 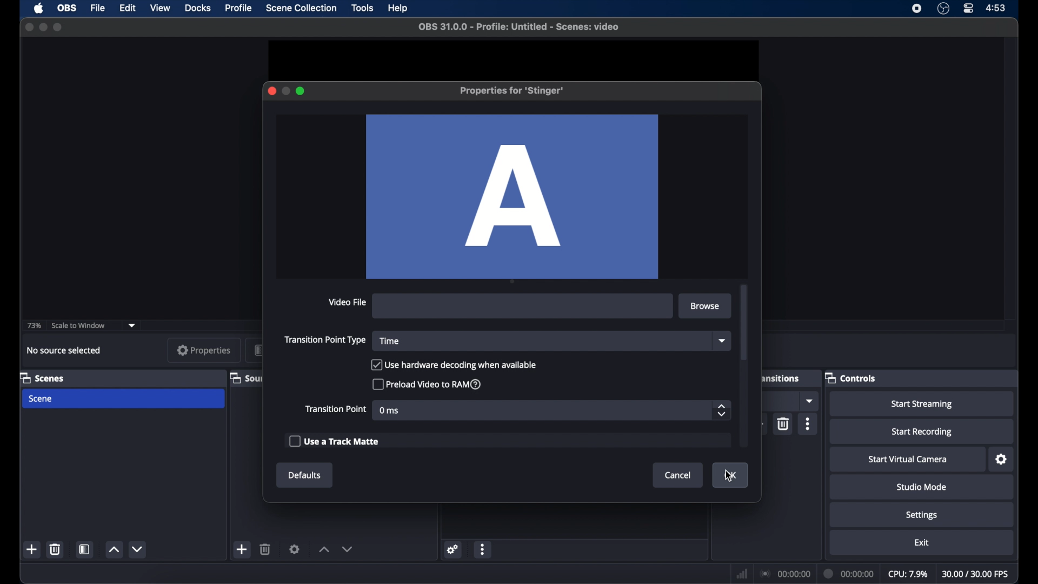 I want to click on settings, so click(x=295, y=549).